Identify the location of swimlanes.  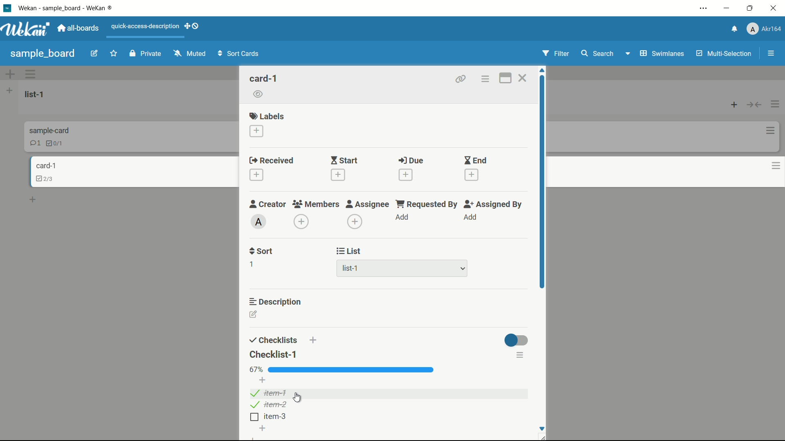
(656, 54).